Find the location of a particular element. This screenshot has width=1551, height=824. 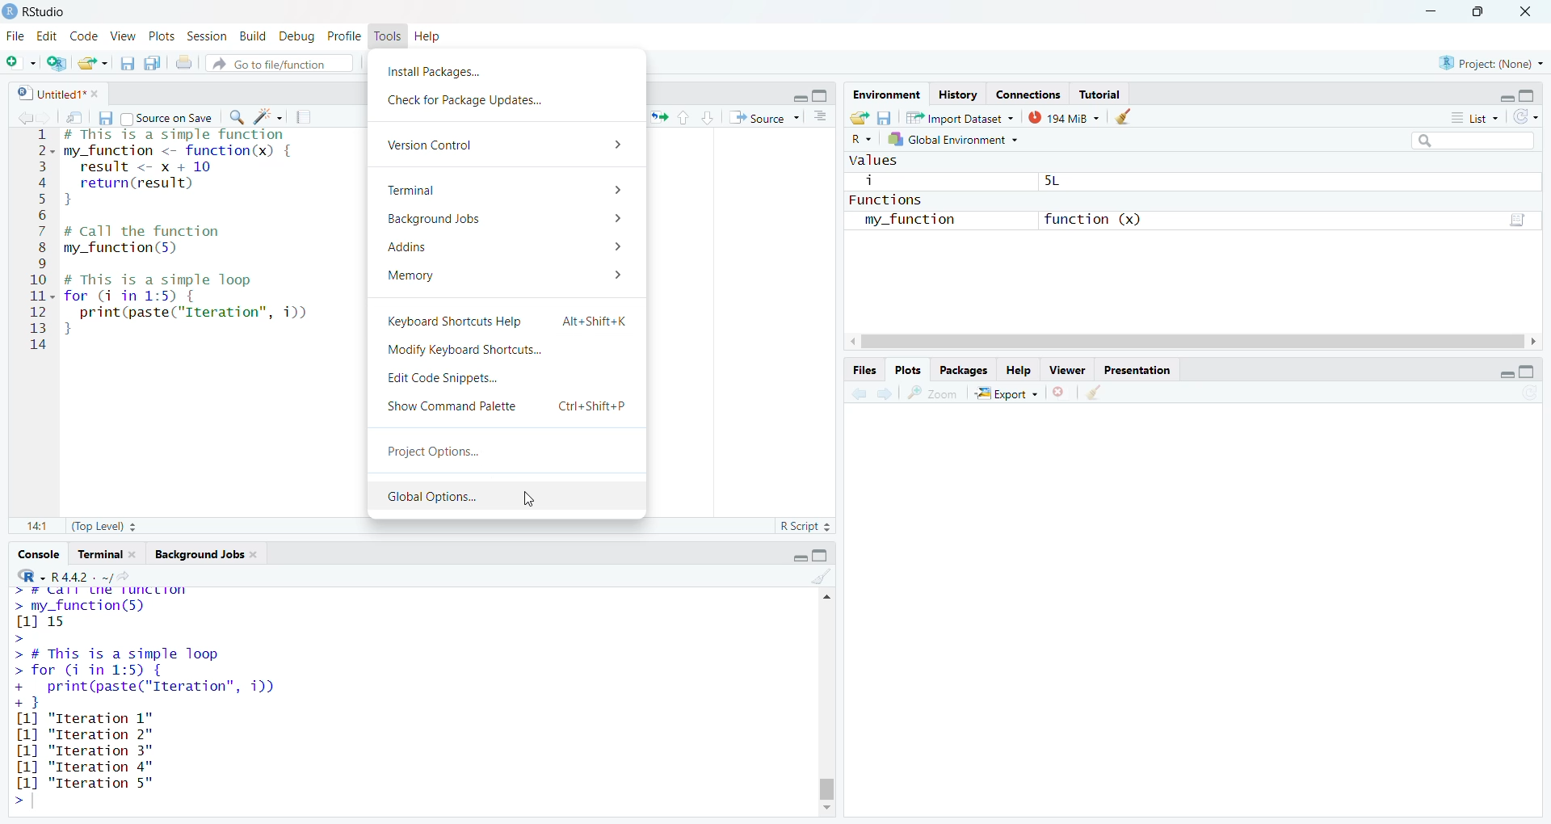

new file is located at coordinates (20, 60).